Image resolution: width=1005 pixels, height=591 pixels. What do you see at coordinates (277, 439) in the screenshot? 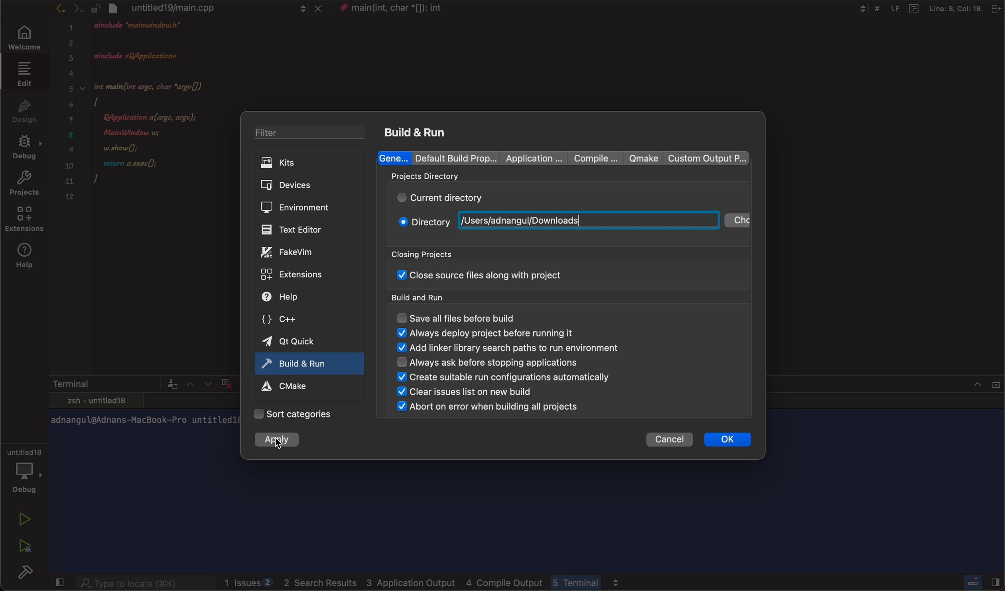
I see `apply changes` at bounding box center [277, 439].